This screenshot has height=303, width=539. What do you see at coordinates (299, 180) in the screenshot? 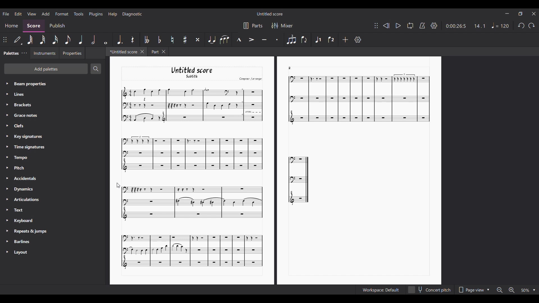
I see `Graph` at bounding box center [299, 180].